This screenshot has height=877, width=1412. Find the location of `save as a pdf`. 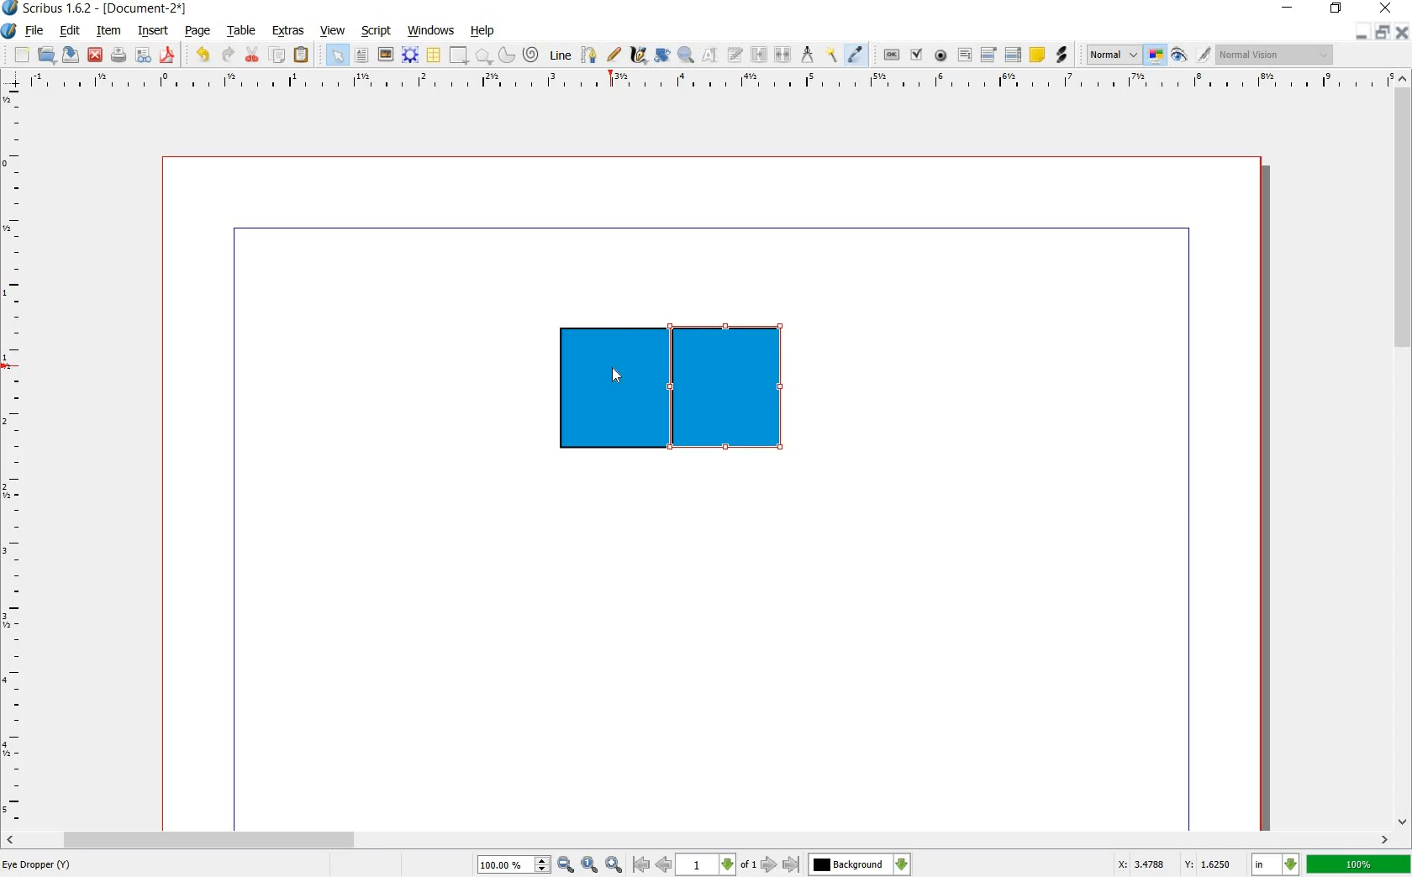

save as a pdf is located at coordinates (167, 55).